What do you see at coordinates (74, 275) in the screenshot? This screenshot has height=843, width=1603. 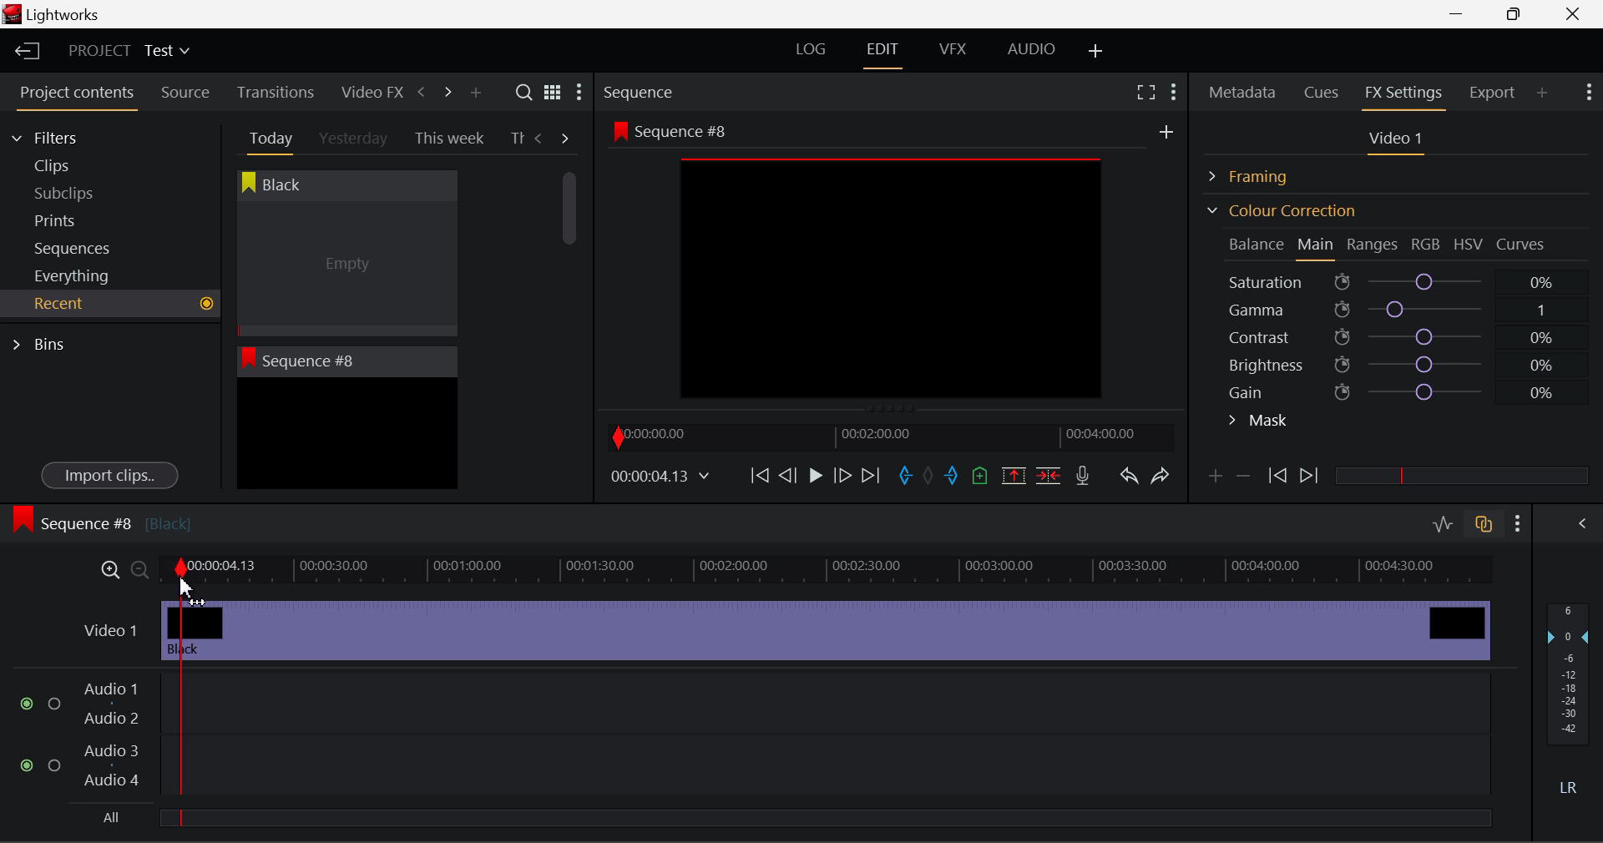 I see `Everything` at bounding box center [74, 275].